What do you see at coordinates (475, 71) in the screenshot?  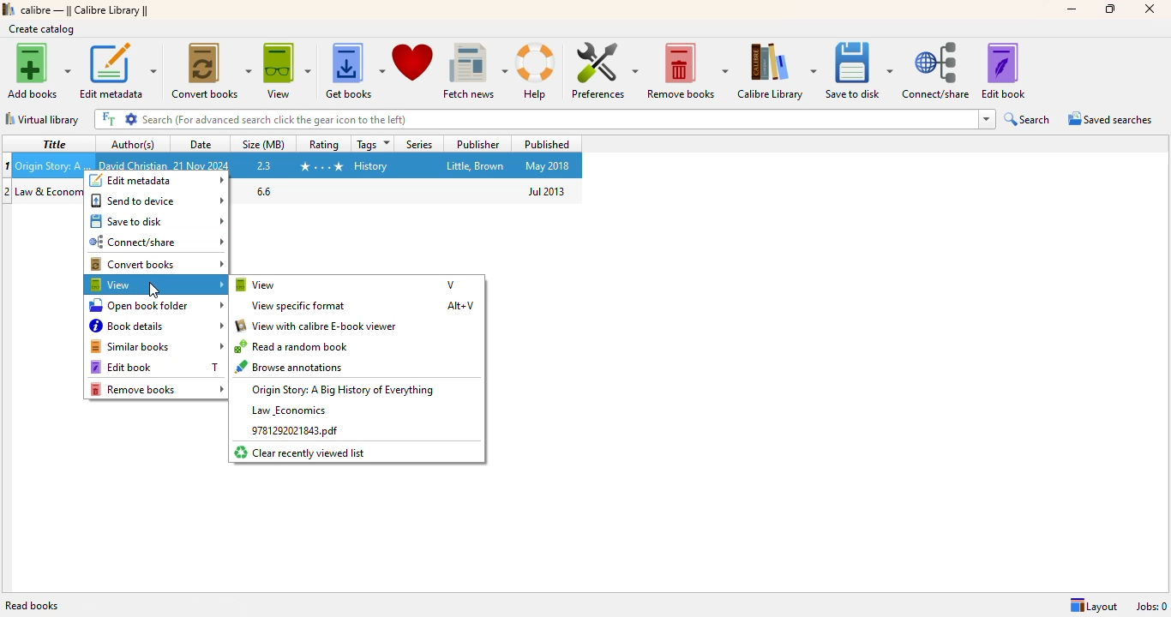 I see `fetch news` at bounding box center [475, 71].